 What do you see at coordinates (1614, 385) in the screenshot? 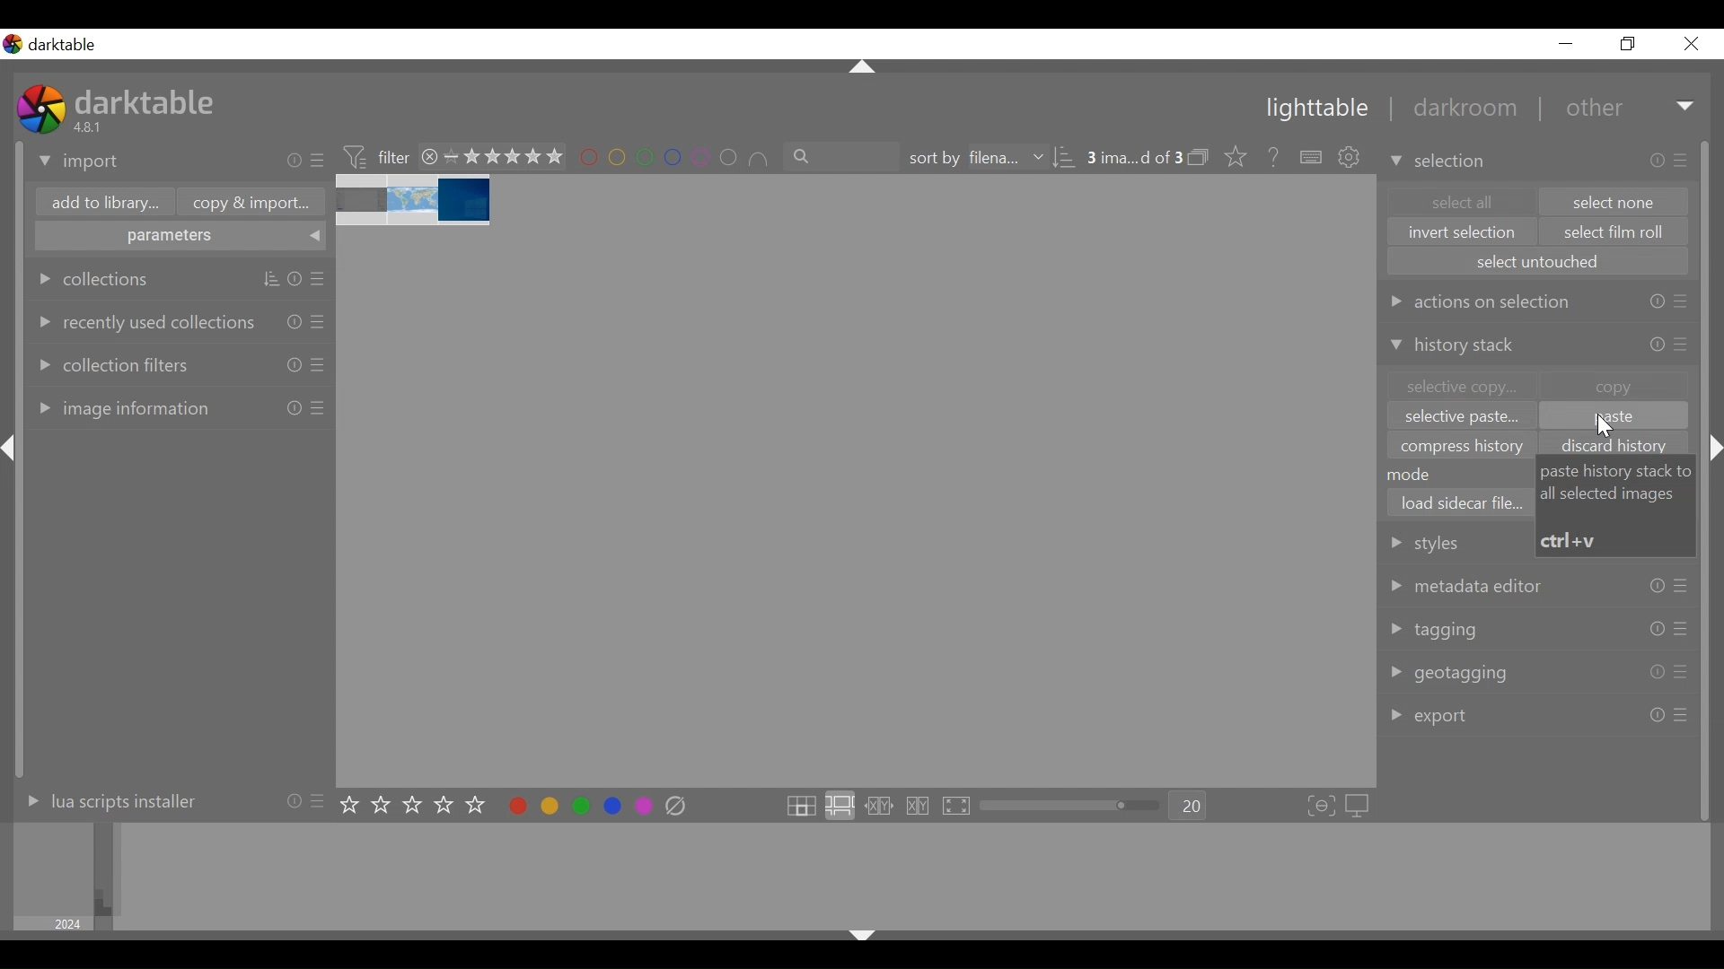
I see `copy` at bounding box center [1614, 385].